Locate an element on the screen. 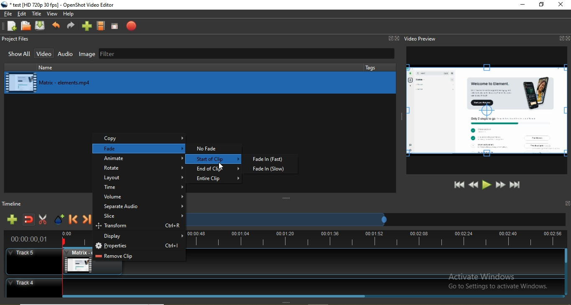 Image resolution: width=571 pixels, height=305 pixels. window is located at coordinates (567, 203).